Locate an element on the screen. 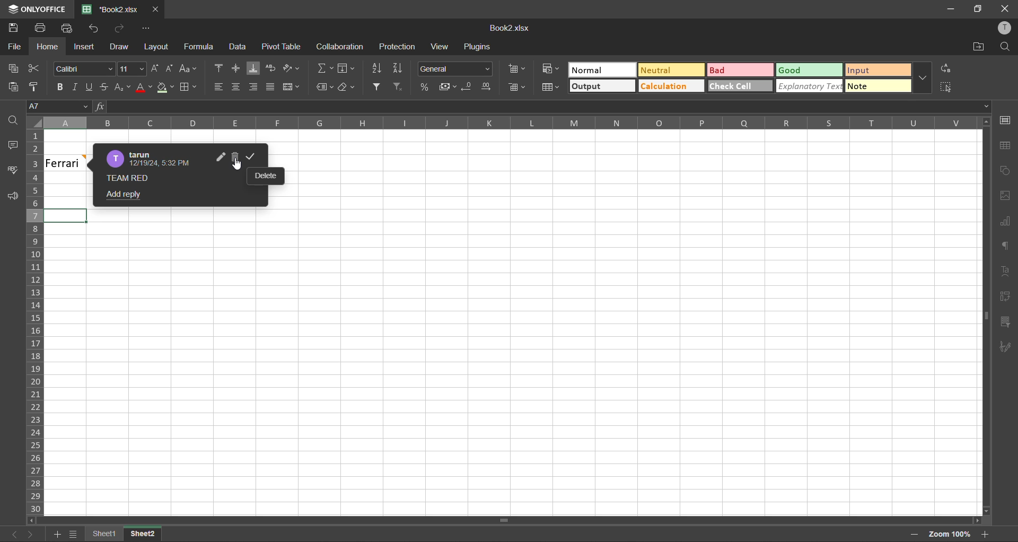 The width and height of the screenshot is (1018, 542). Ferrari is located at coordinates (67, 163).